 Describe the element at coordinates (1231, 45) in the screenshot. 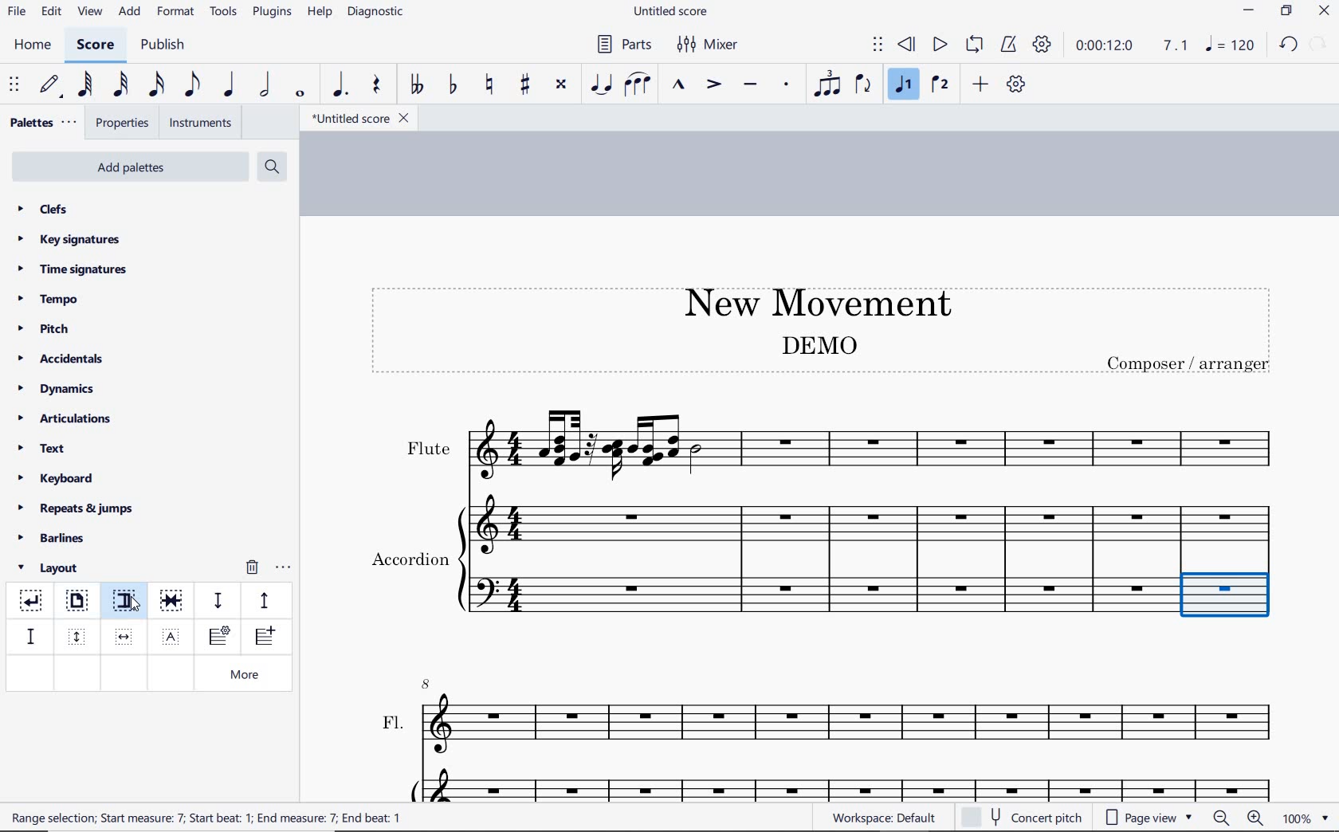

I see `NOTE` at that location.